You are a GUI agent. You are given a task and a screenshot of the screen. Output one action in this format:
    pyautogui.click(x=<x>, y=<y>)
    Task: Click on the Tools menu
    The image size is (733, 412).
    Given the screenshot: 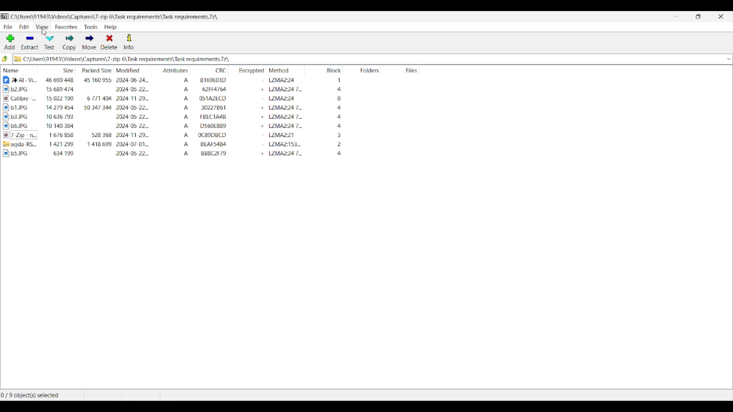 What is the action you would take?
    pyautogui.click(x=91, y=27)
    